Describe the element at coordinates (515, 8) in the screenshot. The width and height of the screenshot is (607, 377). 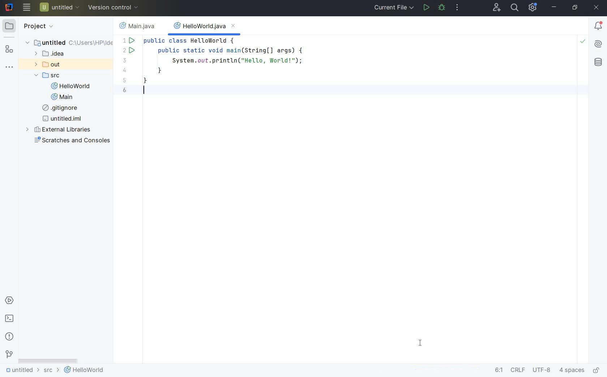
I see `SEARCH` at that location.